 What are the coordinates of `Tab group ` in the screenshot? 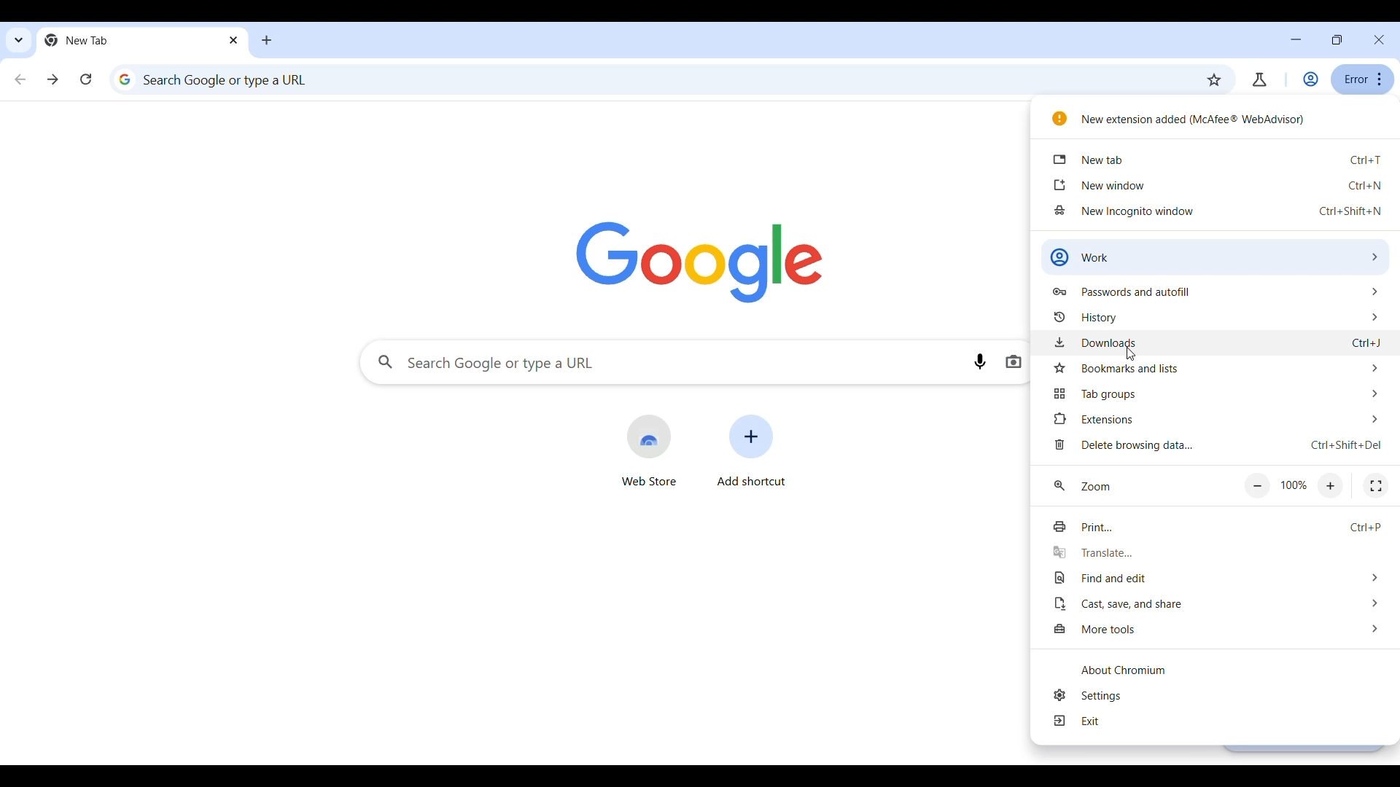 It's located at (1218, 393).